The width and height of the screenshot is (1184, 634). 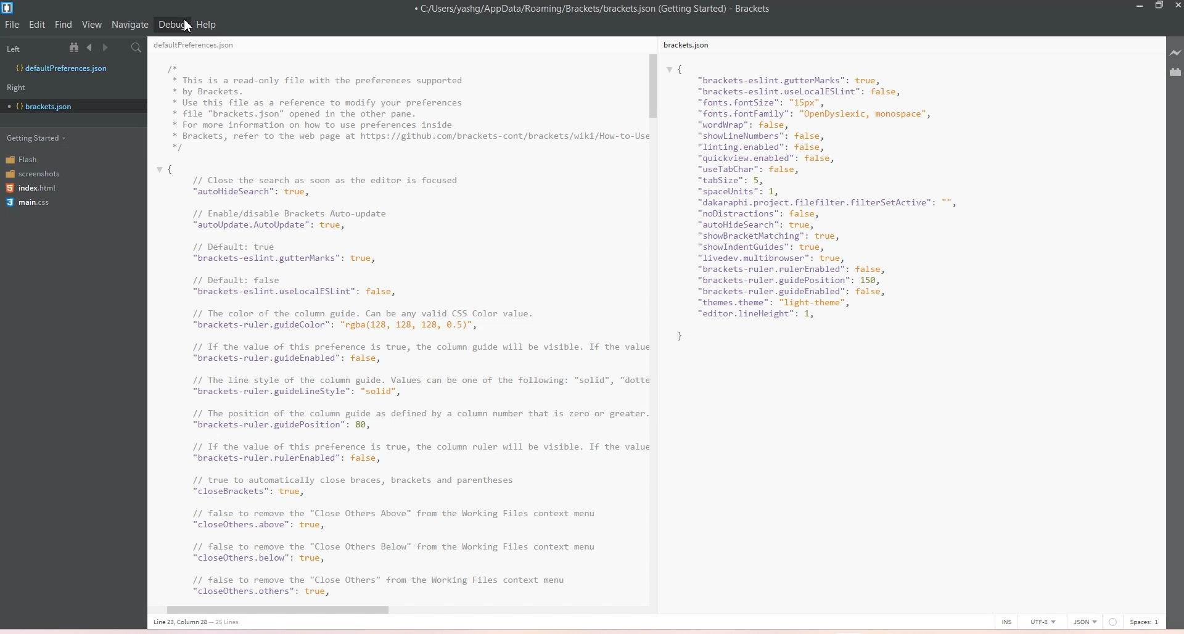 I want to click on Line 23, Column 27 - 25 Lines, so click(x=201, y=622).